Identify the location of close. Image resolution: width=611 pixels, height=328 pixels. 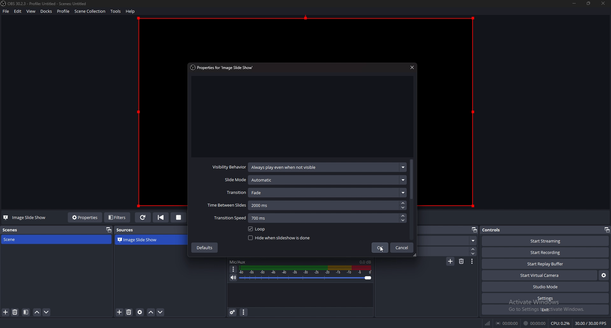
(603, 5).